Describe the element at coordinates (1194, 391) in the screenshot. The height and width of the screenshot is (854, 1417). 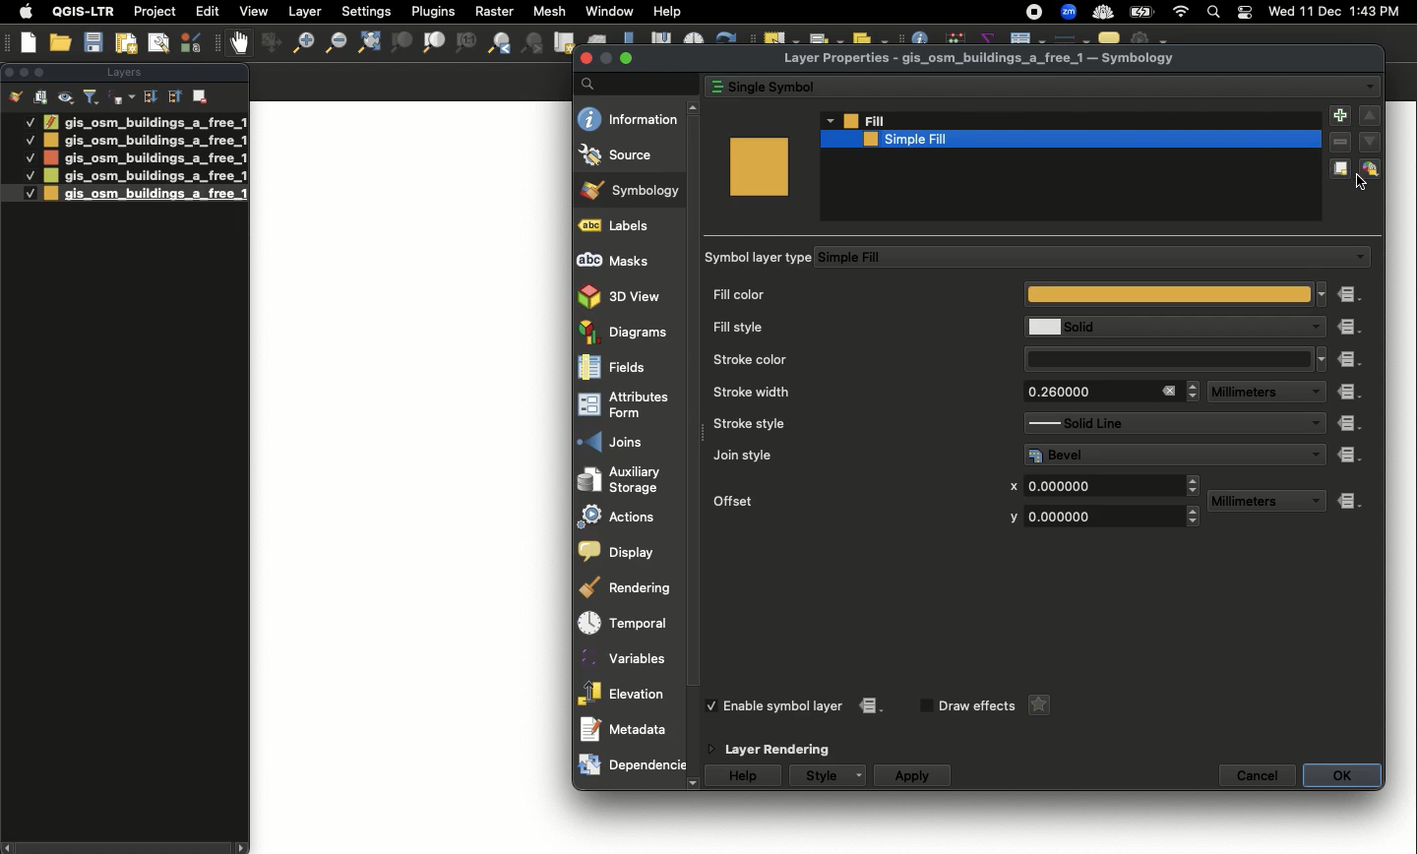
I see `Drop down` at that location.